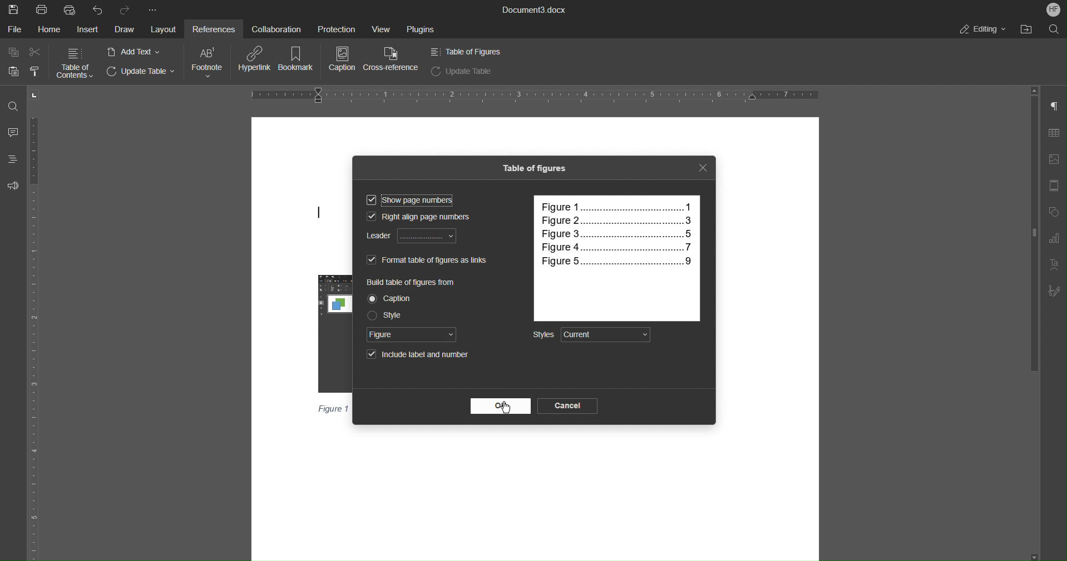  Describe the element at coordinates (377, 27) in the screenshot. I see `View ` at that location.